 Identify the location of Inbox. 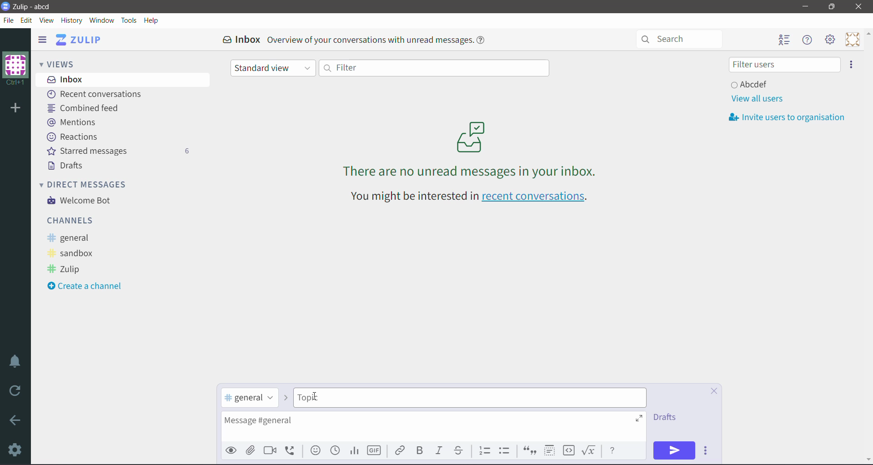
(123, 79).